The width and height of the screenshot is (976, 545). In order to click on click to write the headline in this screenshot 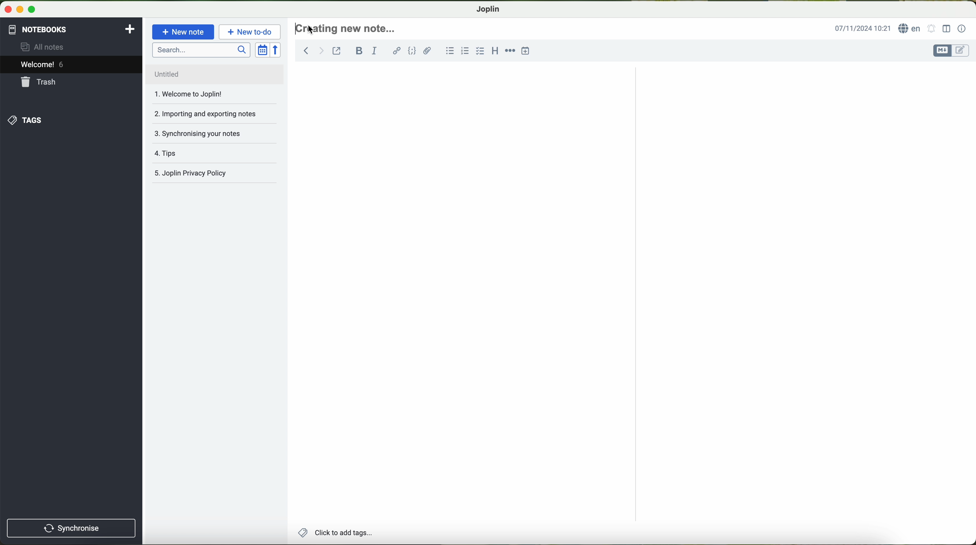, I will do `click(344, 32)`.